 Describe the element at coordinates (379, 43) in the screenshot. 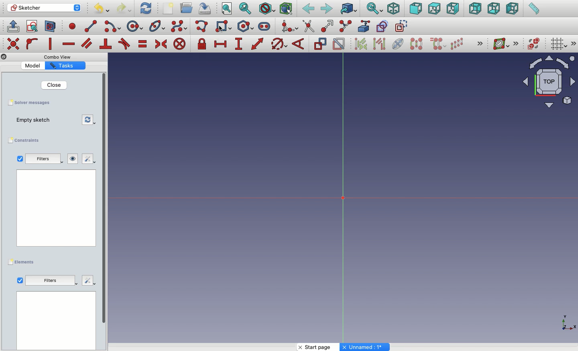

I see `Selected associated geometry` at that location.